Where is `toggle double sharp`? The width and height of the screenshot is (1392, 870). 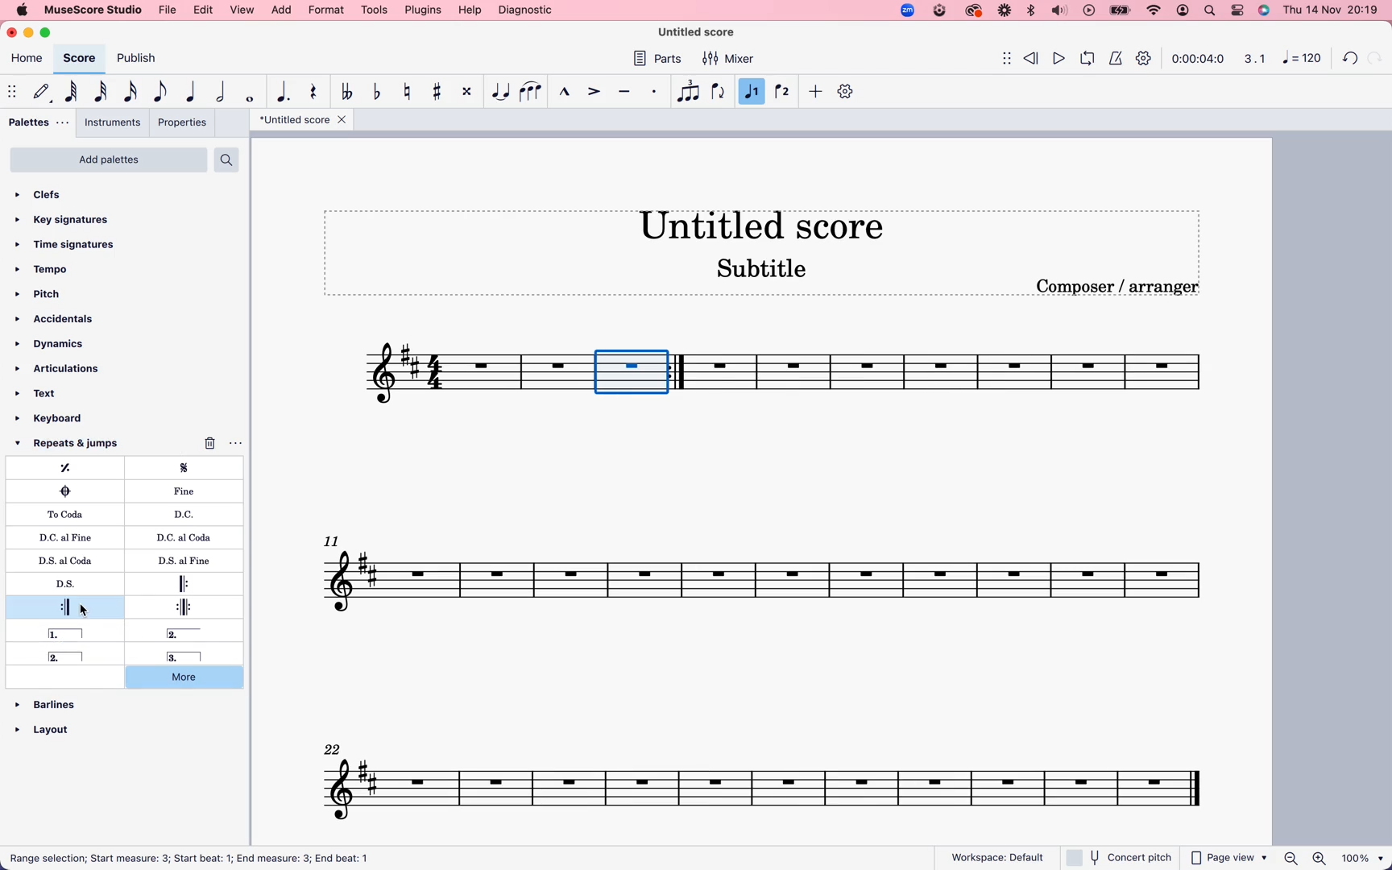
toggle double sharp is located at coordinates (469, 92).